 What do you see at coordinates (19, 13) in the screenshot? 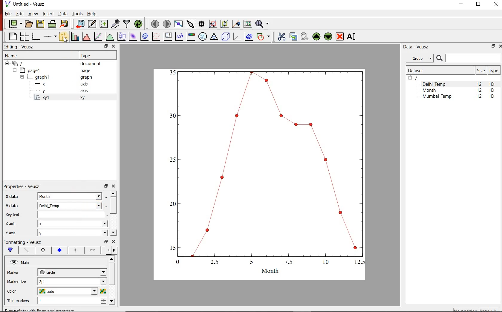
I see `Edit` at bounding box center [19, 13].